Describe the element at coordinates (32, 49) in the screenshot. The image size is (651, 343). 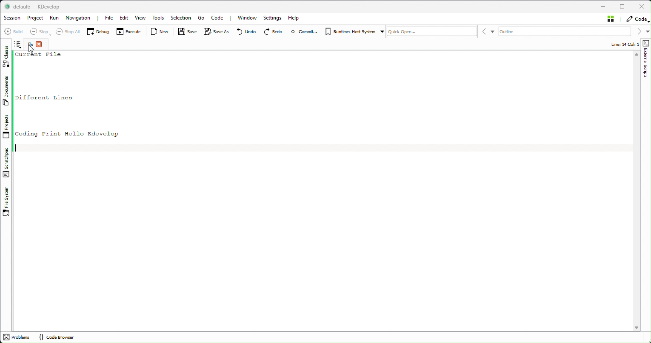
I see `Cursor` at that location.